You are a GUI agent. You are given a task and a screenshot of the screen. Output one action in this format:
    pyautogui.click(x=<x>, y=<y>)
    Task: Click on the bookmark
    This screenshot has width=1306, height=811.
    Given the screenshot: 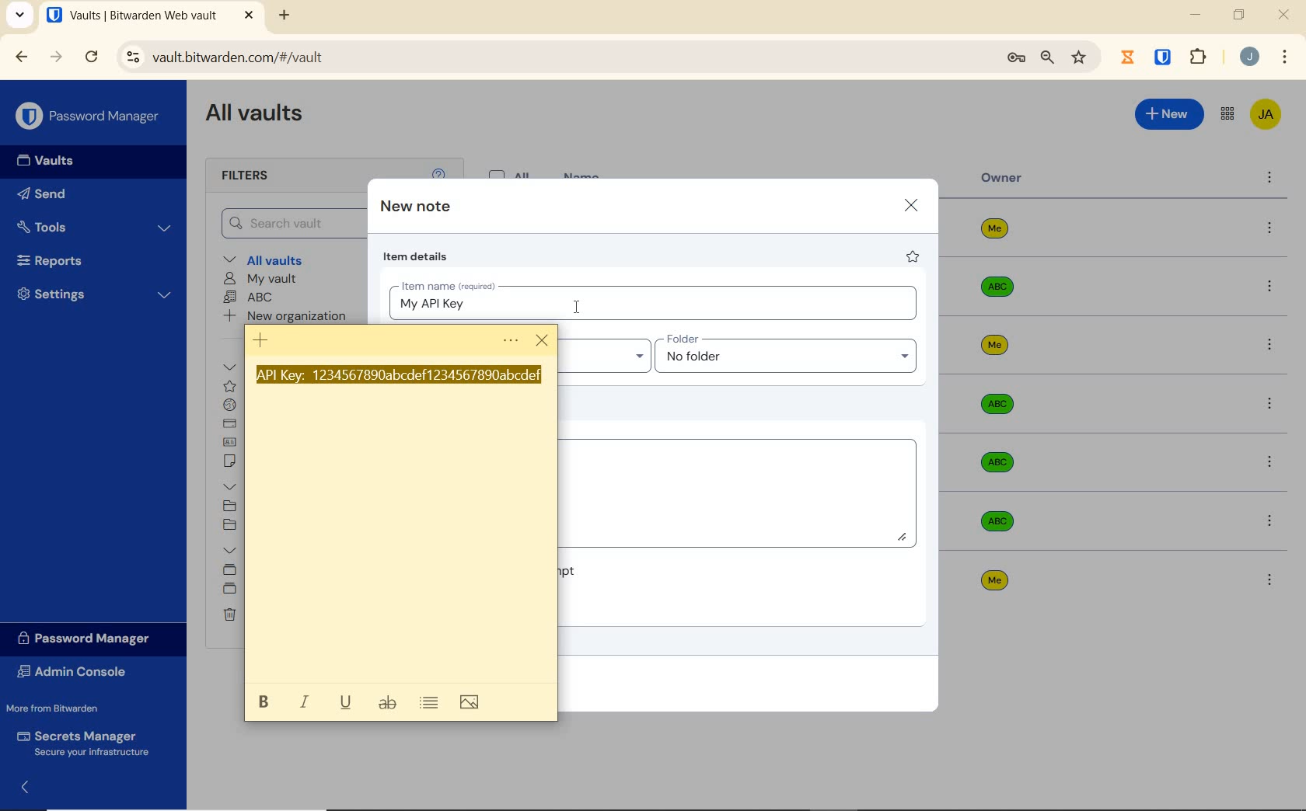 What is the action you would take?
    pyautogui.click(x=1079, y=58)
    